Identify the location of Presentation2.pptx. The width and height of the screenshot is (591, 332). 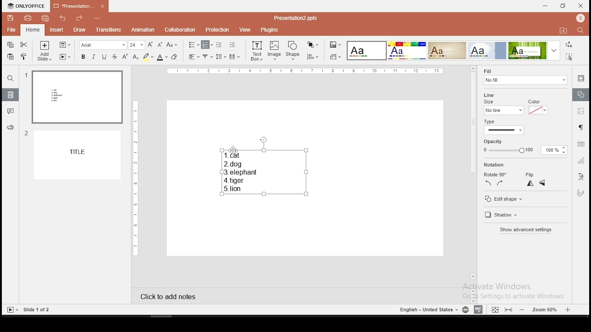
(299, 18).